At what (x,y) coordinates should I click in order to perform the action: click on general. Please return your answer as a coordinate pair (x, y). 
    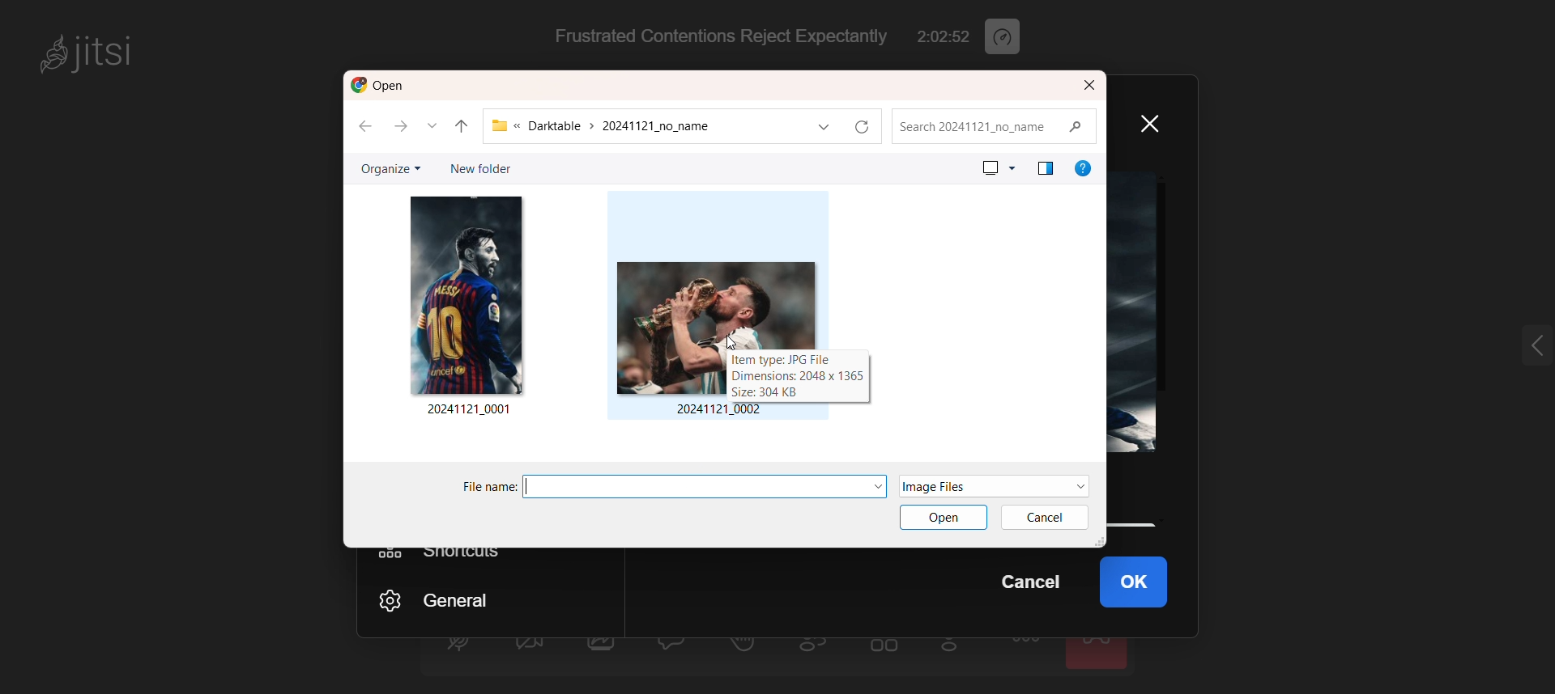
    Looking at the image, I should click on (454, 598).